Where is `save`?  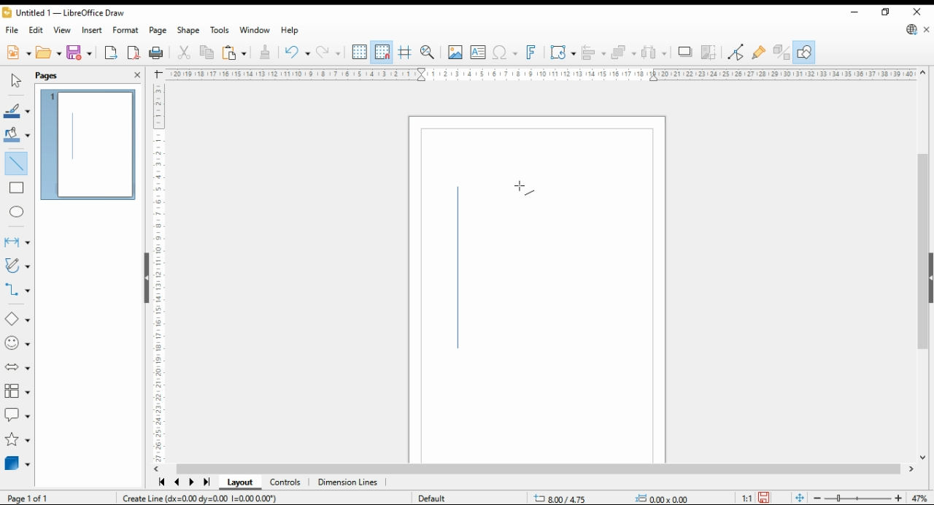 save is located at coordinates (765, 498).